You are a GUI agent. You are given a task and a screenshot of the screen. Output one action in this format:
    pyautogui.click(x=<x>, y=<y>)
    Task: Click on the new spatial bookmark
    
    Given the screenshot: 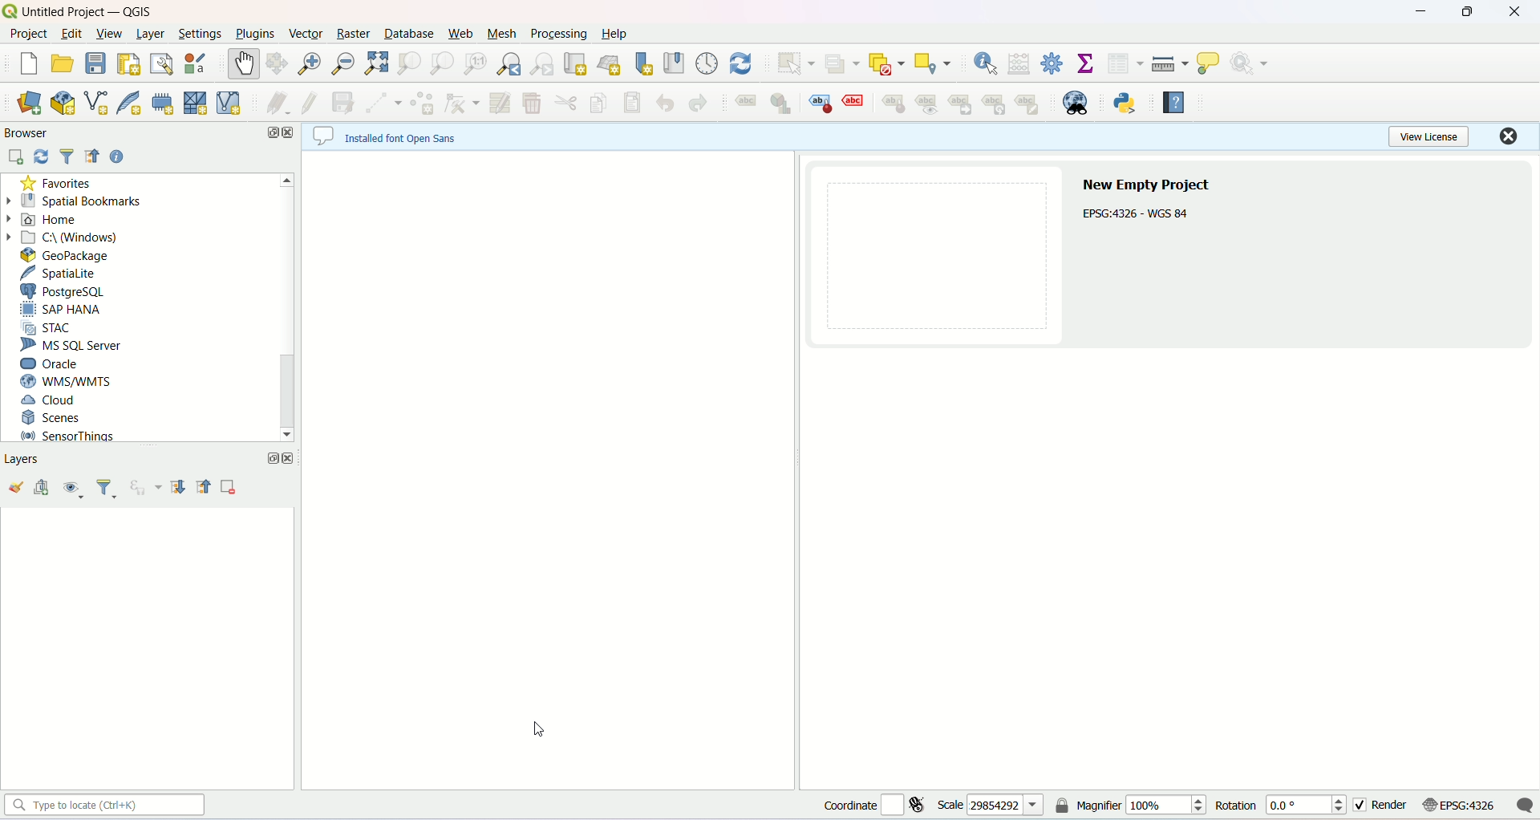 What is the action you would take?
    pyautogui.click(x=644, y=63)
    